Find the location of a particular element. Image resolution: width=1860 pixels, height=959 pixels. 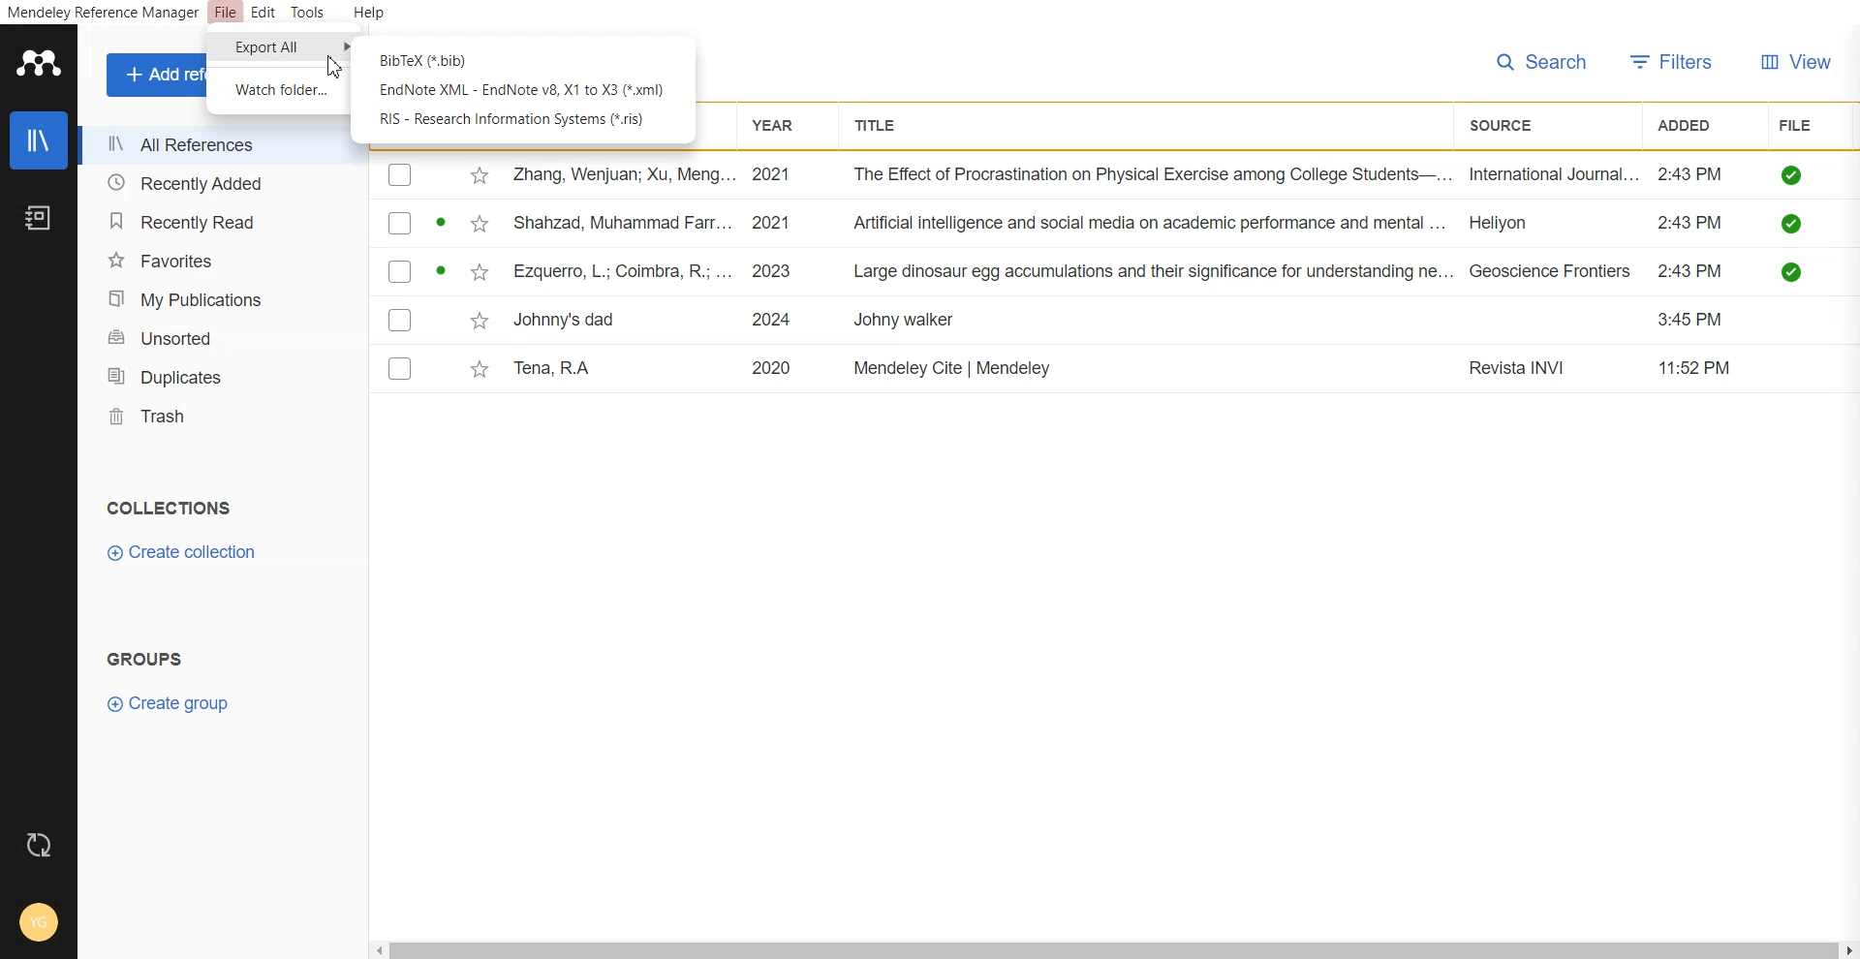

Scroll right is located at coordinates (1848, 949).